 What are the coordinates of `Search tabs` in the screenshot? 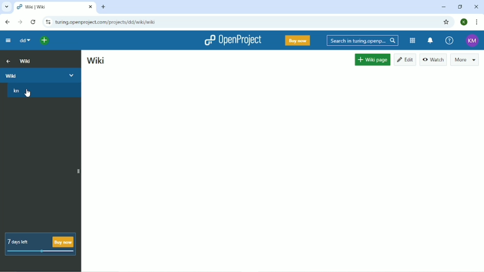 It's located at (7, 7).